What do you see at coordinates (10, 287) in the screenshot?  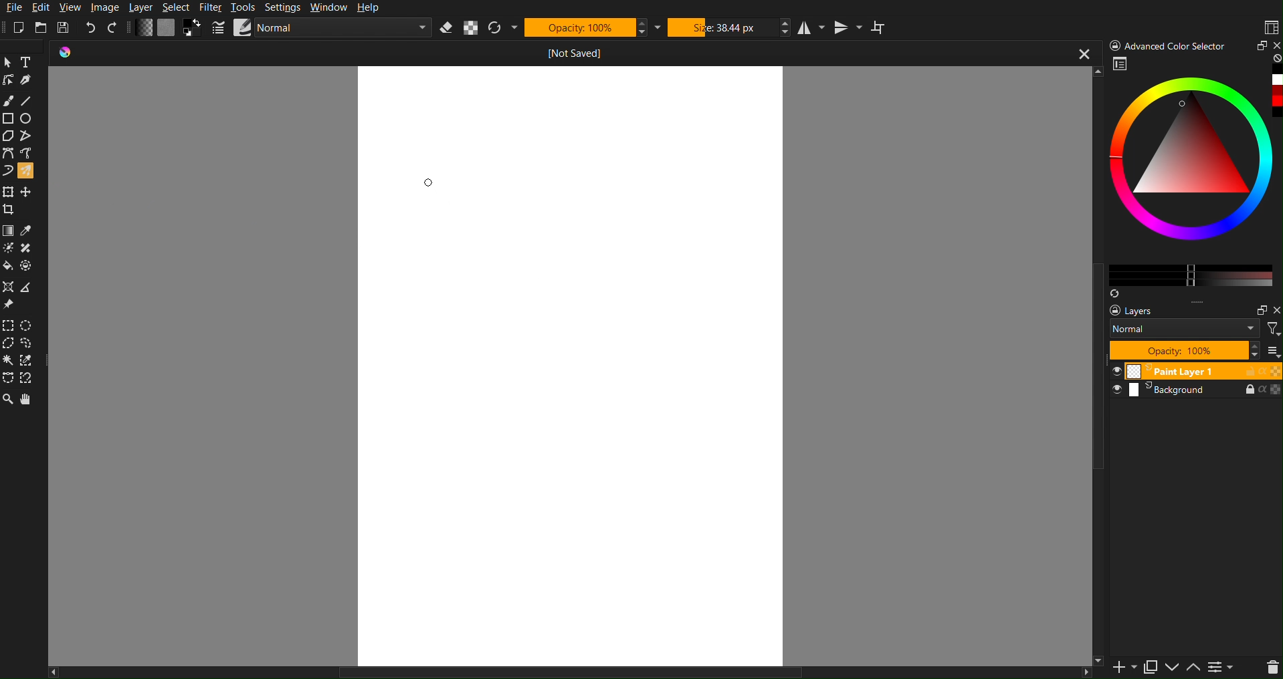 I see `Assisstant Tool` at bounding box center [10, 287].